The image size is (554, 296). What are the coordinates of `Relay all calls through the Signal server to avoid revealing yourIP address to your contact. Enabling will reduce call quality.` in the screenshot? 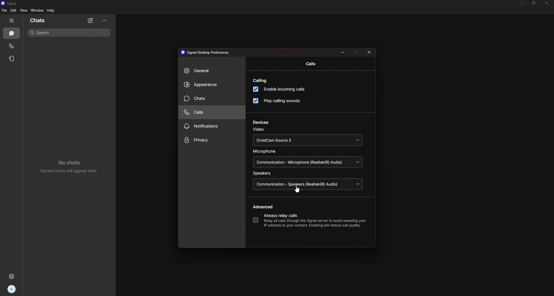 It's located at (316, 224).